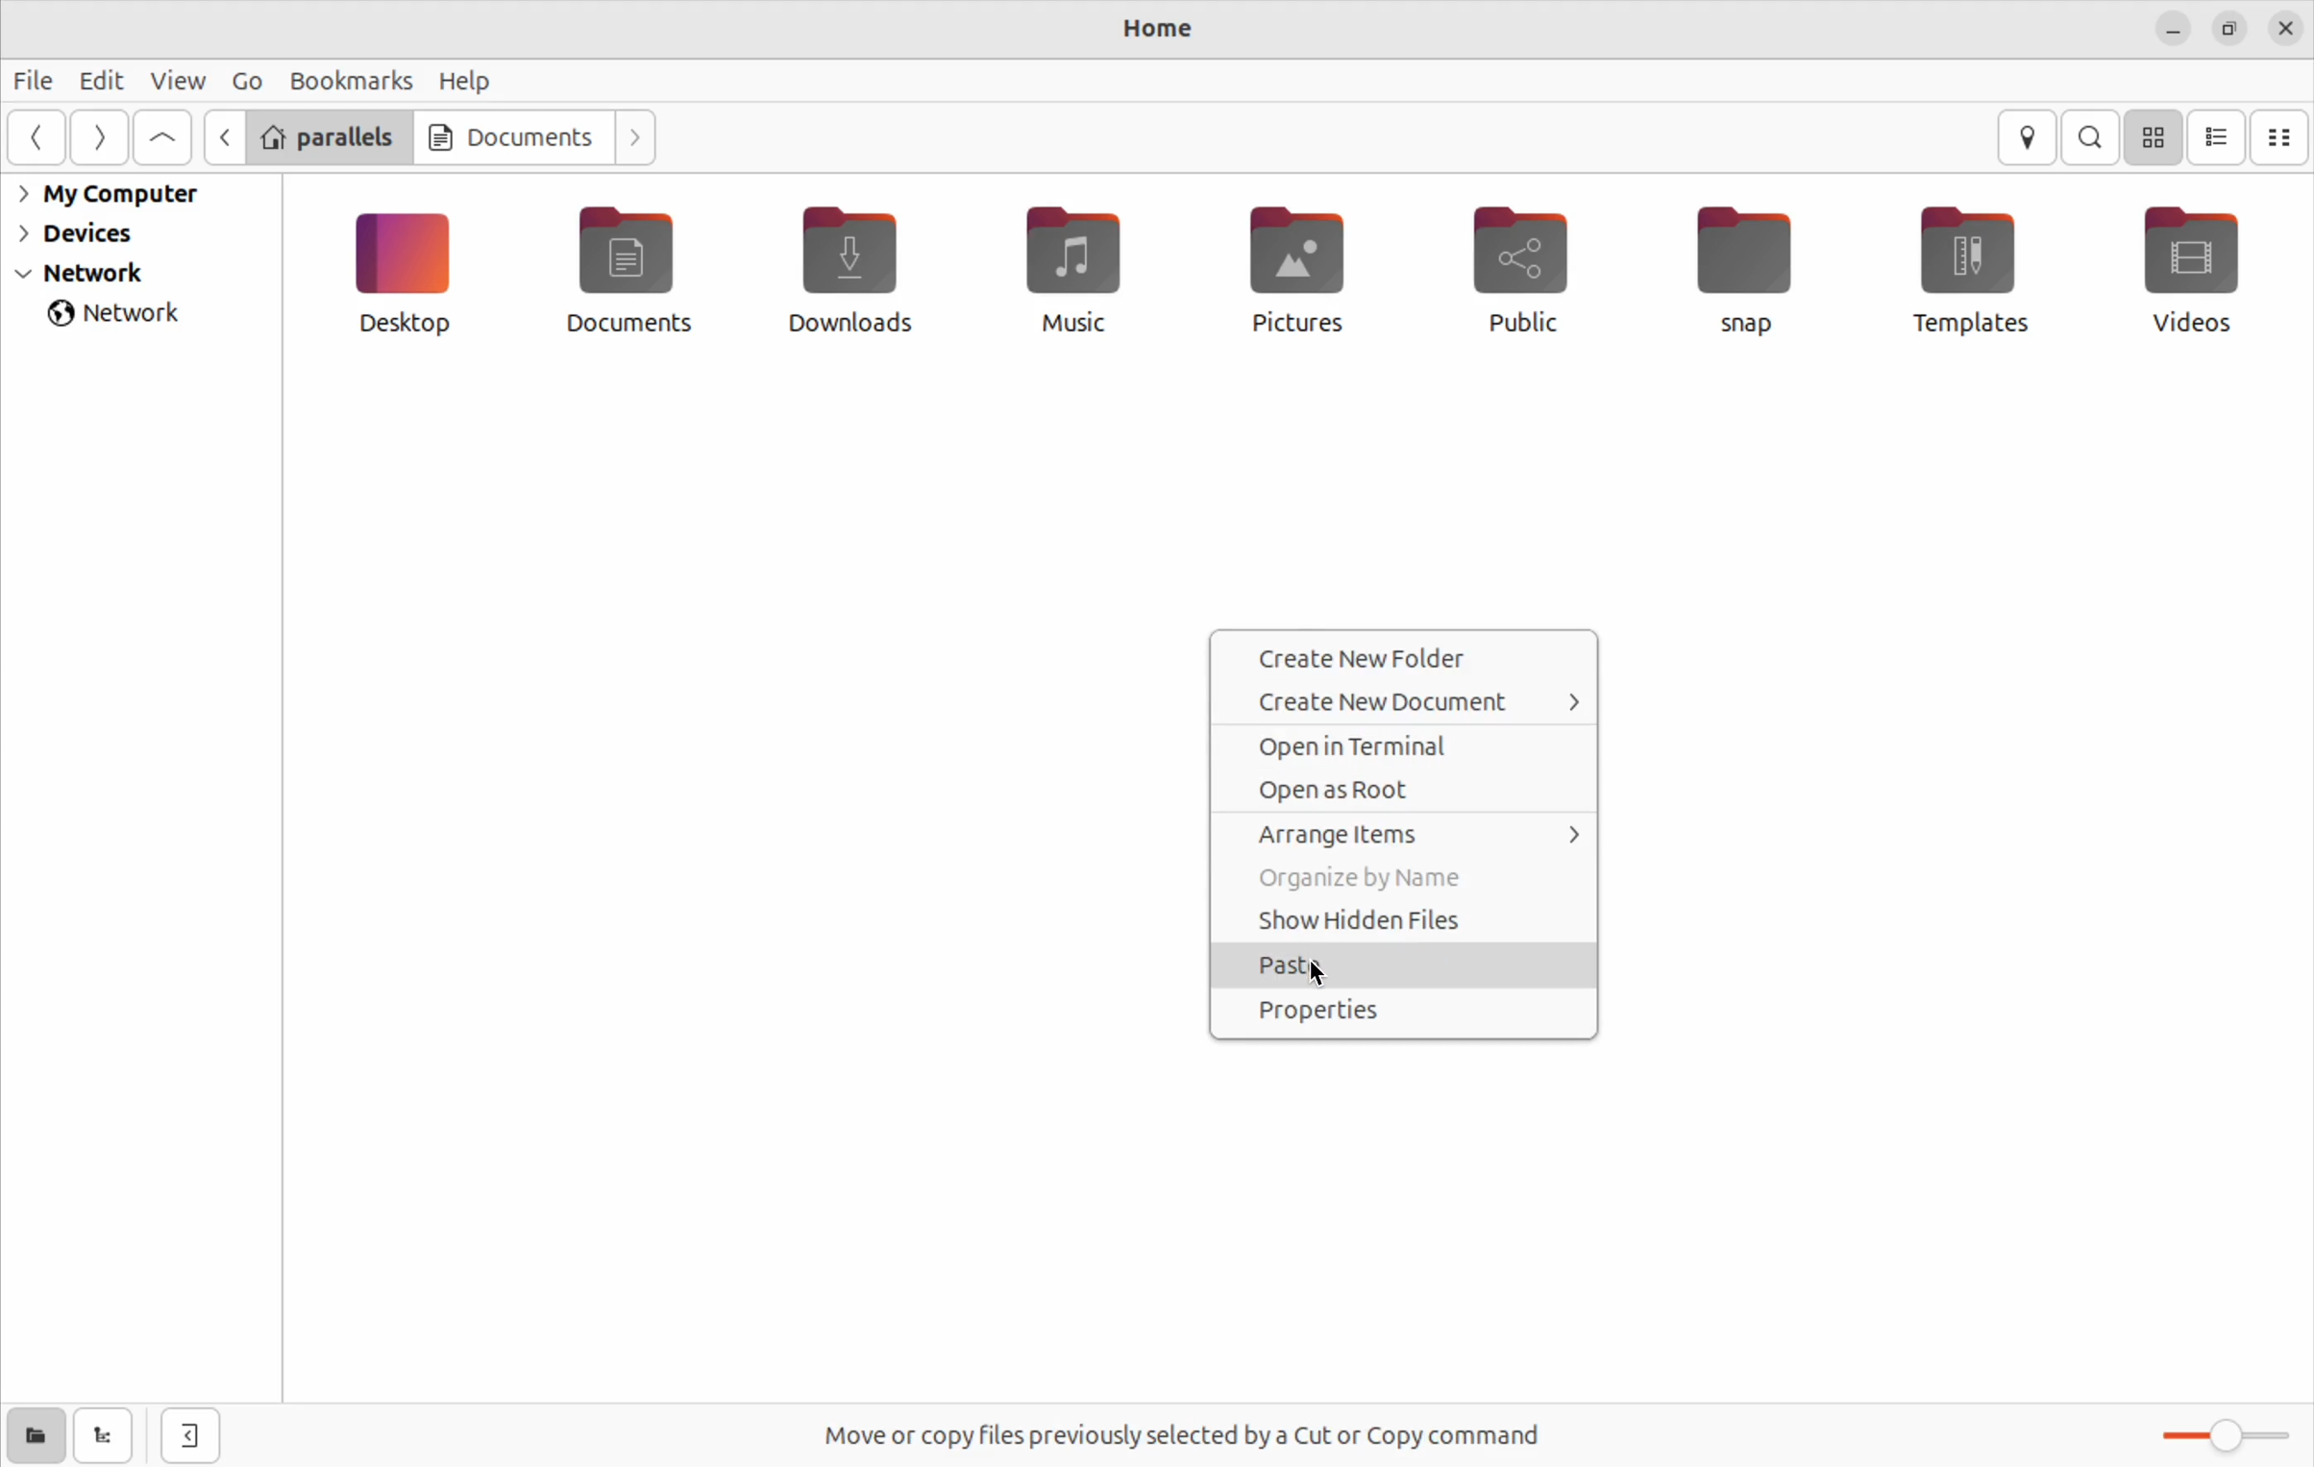 The height and width of the screenshot is (1467, 2314). I want to click on videos file, so click(2187, 266).